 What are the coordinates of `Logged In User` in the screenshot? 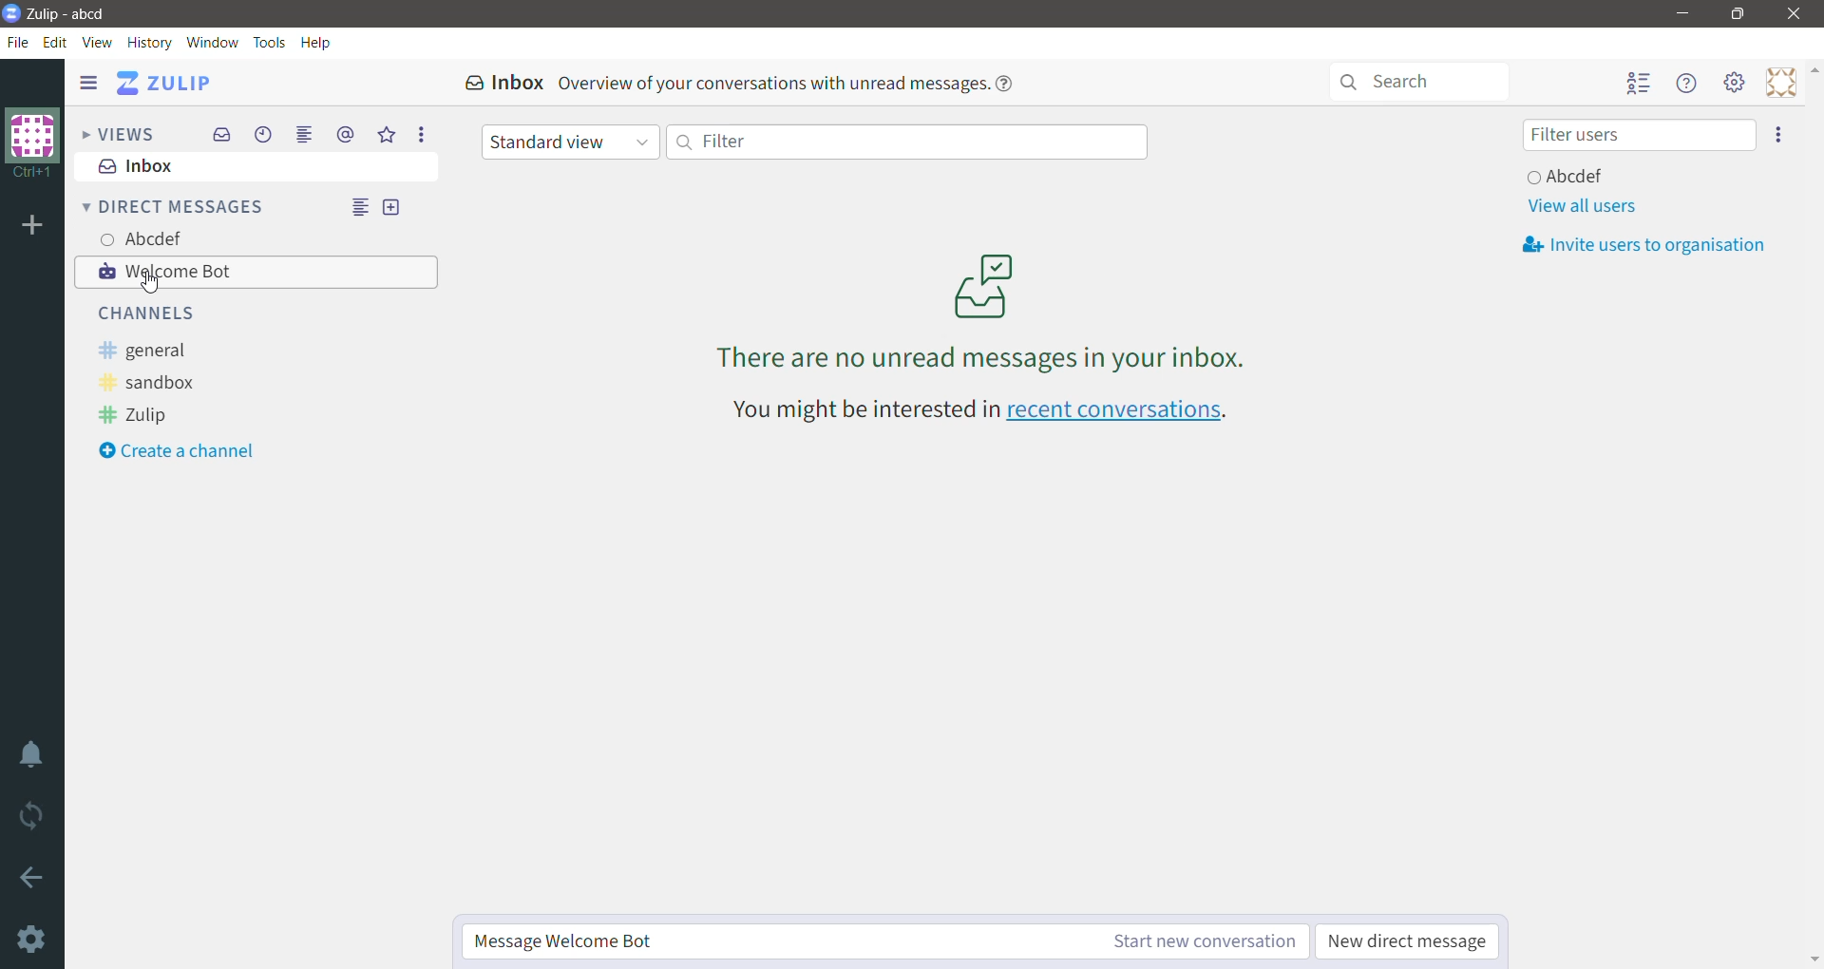 It's located at (144, 237).